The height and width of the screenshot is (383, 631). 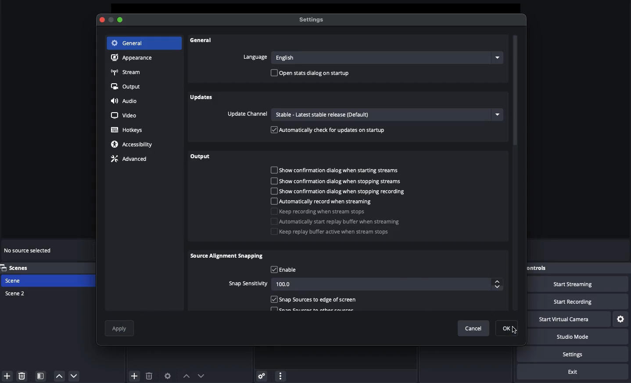 What do you see at coordinates (262, 375) in the screenshot?
I see `Advanced audio menu` at bounding box center [262, 375].